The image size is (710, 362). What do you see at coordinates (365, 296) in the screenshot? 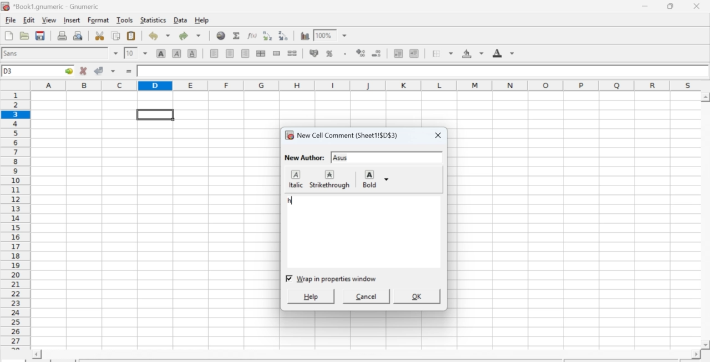
I see `cancel` at bounding box center [365, 296].